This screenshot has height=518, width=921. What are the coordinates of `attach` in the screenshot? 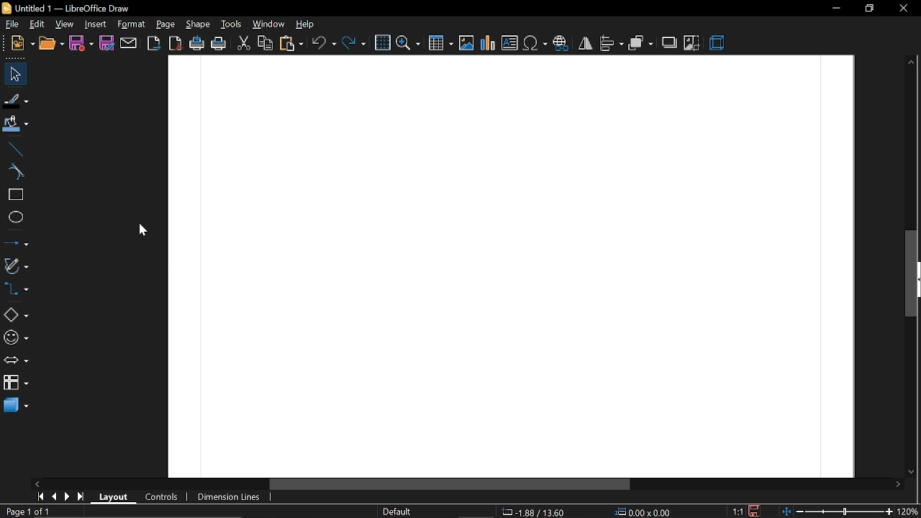 It's located at (129, 42).